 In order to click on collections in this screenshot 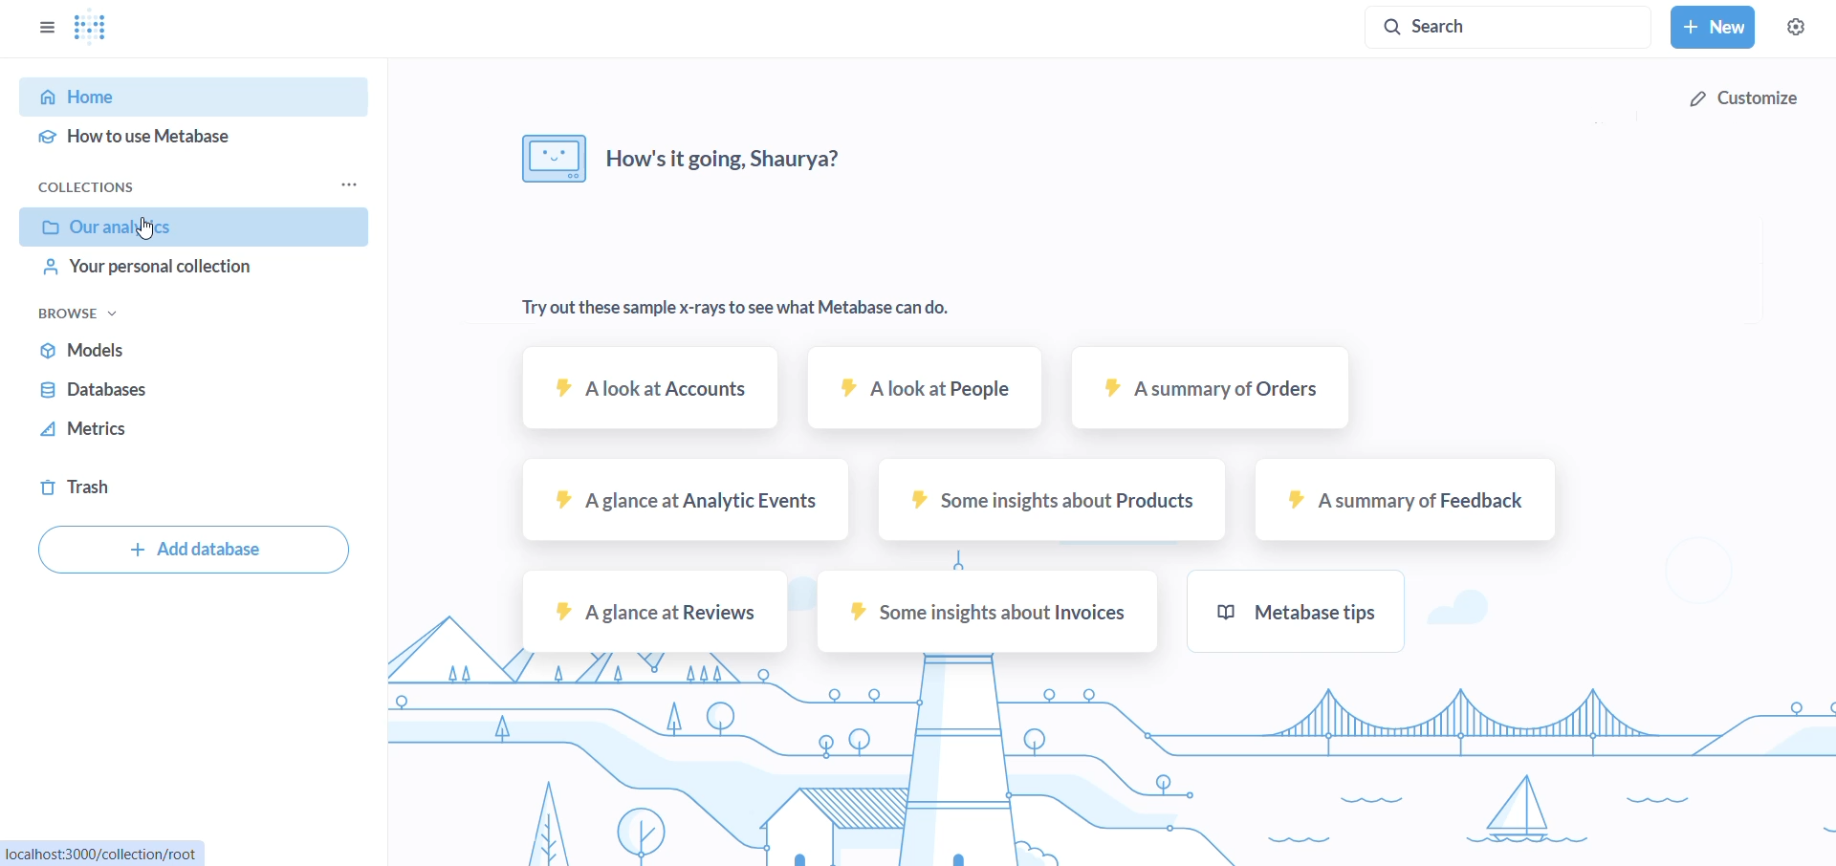, I will do `click(88, 186)`.